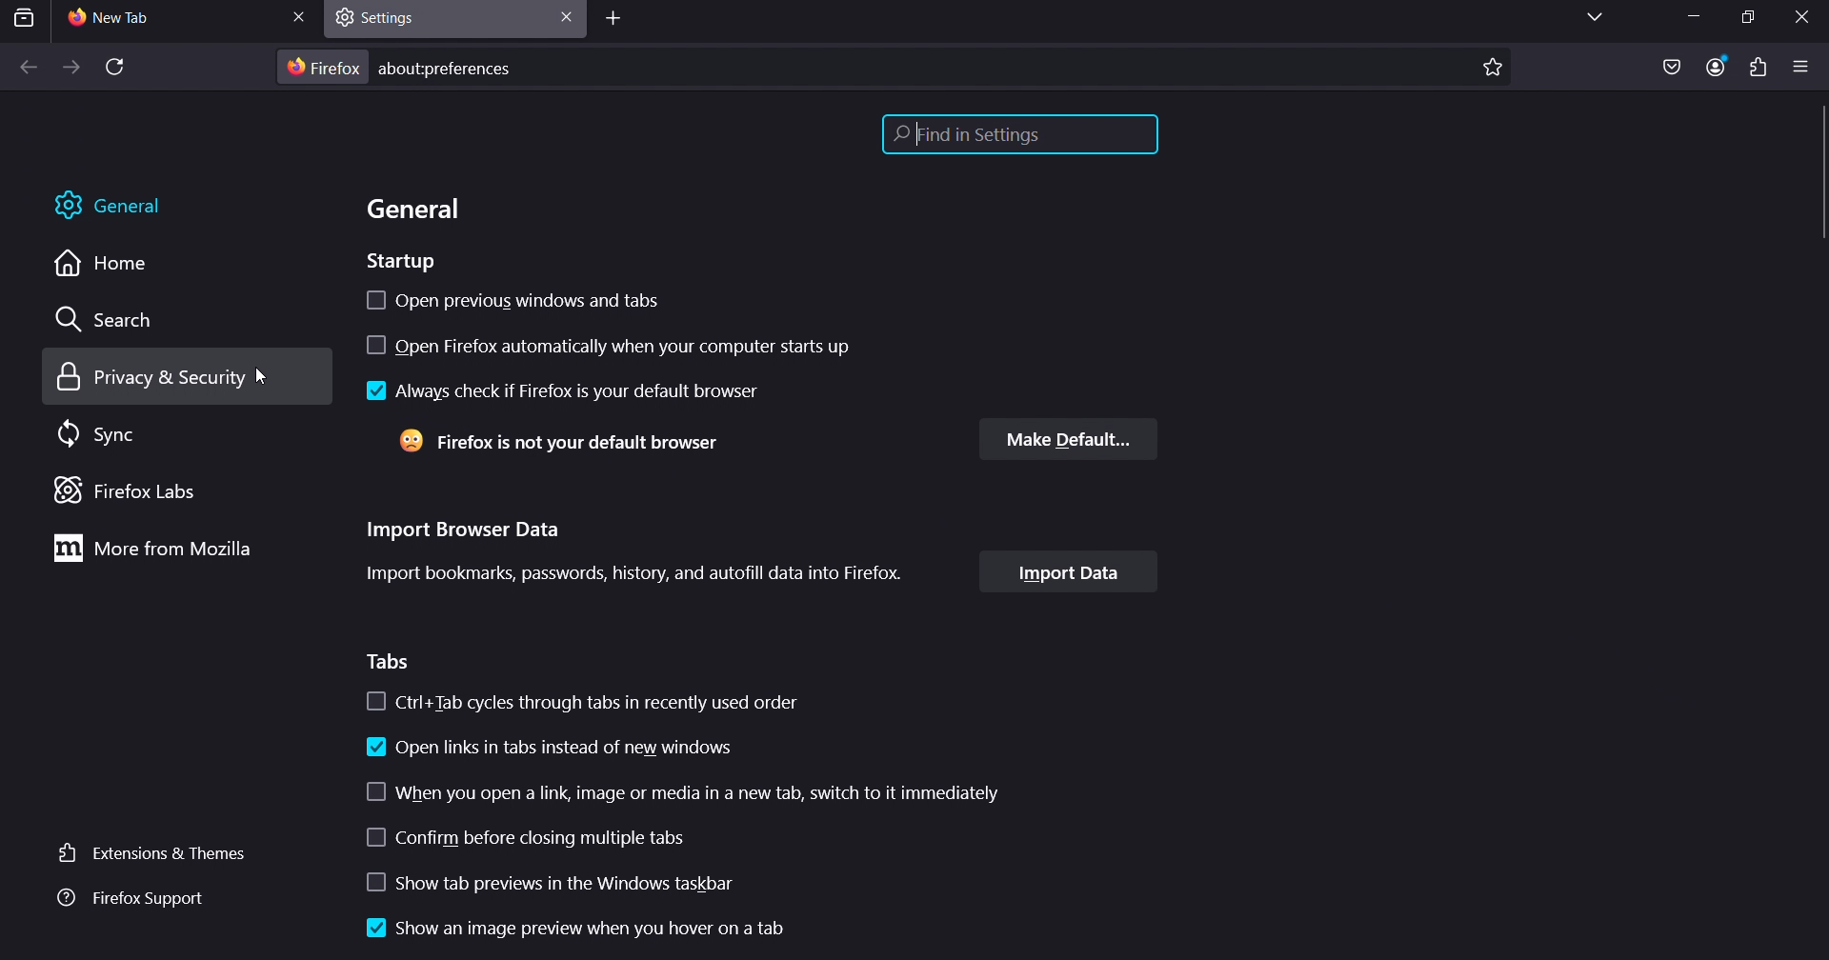 The width and height of the screenshot is (1829, 960). What do you see at coordinates (1493, 65) in the screenshot?
I see `bookmark` at bounding box center [1493, 65].